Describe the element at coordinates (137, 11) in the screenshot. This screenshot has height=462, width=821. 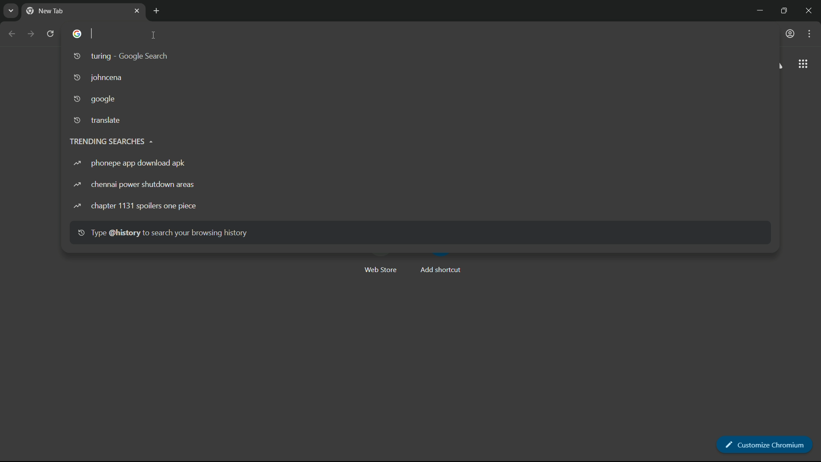
I see `close` at that location.